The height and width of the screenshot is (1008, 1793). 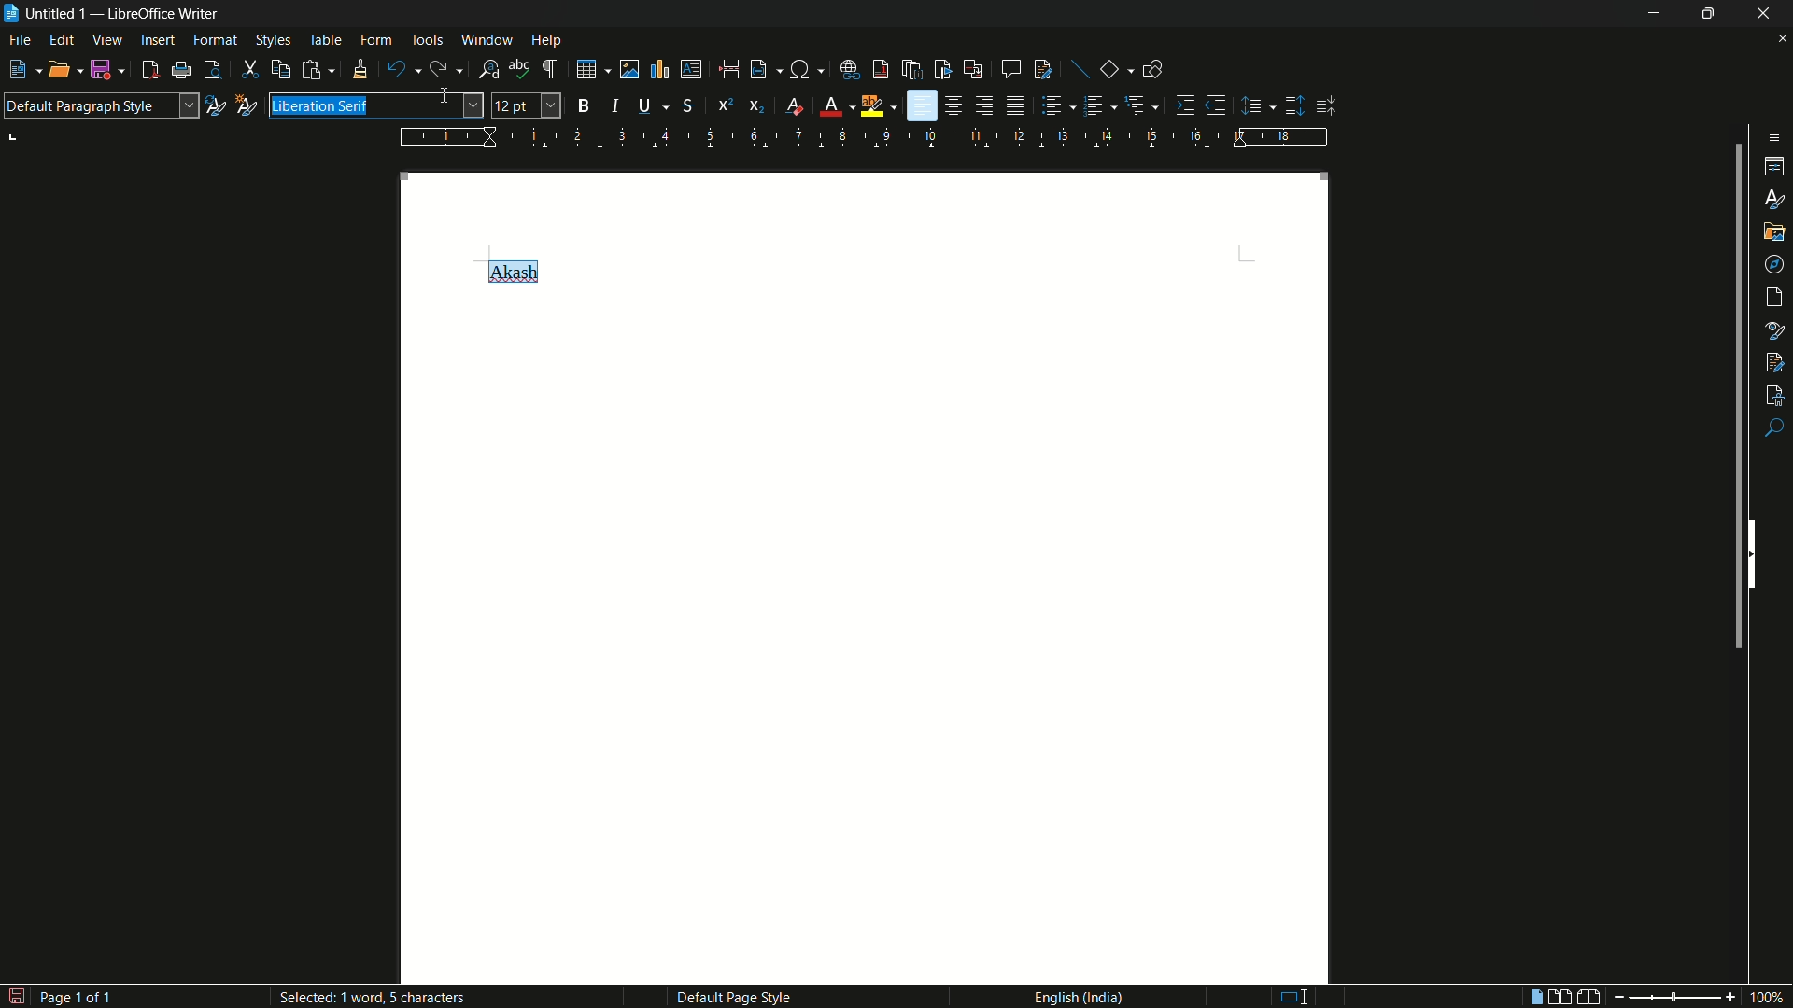 I want to click on format menu, so click(x=215, y=39).